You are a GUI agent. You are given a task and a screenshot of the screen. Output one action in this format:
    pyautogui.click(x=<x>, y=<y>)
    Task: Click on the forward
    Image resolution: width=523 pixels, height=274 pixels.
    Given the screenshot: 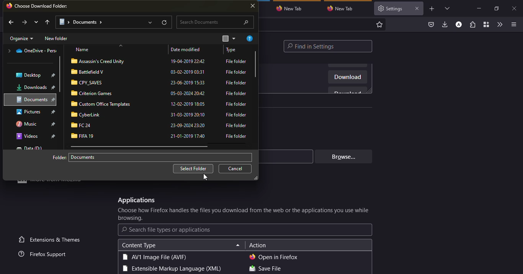 What is the action you would take?
    pyautogui.click(x=24, y=22)
    